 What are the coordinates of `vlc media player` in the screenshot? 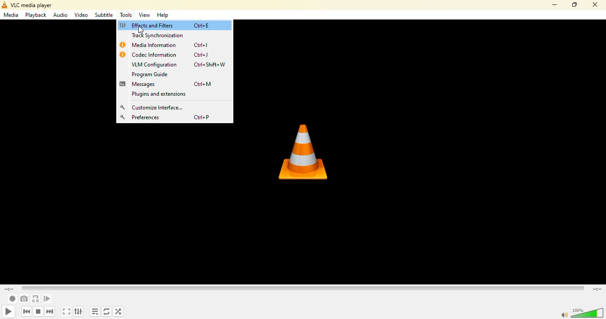 It's located at (27, 5).